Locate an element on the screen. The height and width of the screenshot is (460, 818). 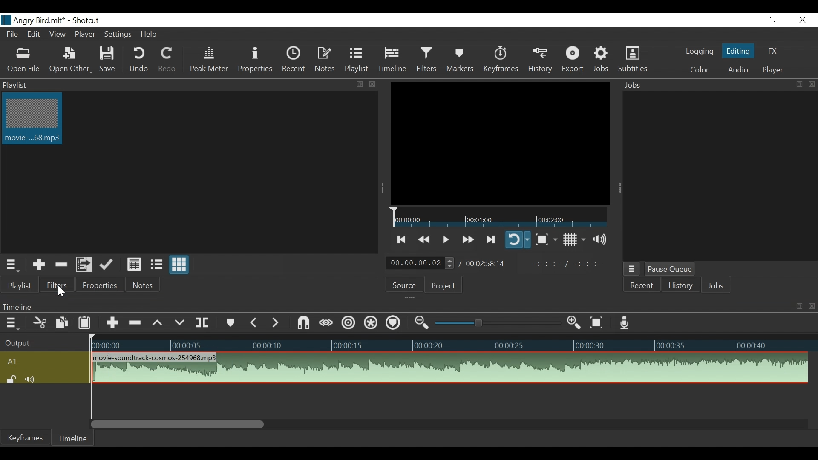
Scrub while dragging is located at coordinates (326, 323).